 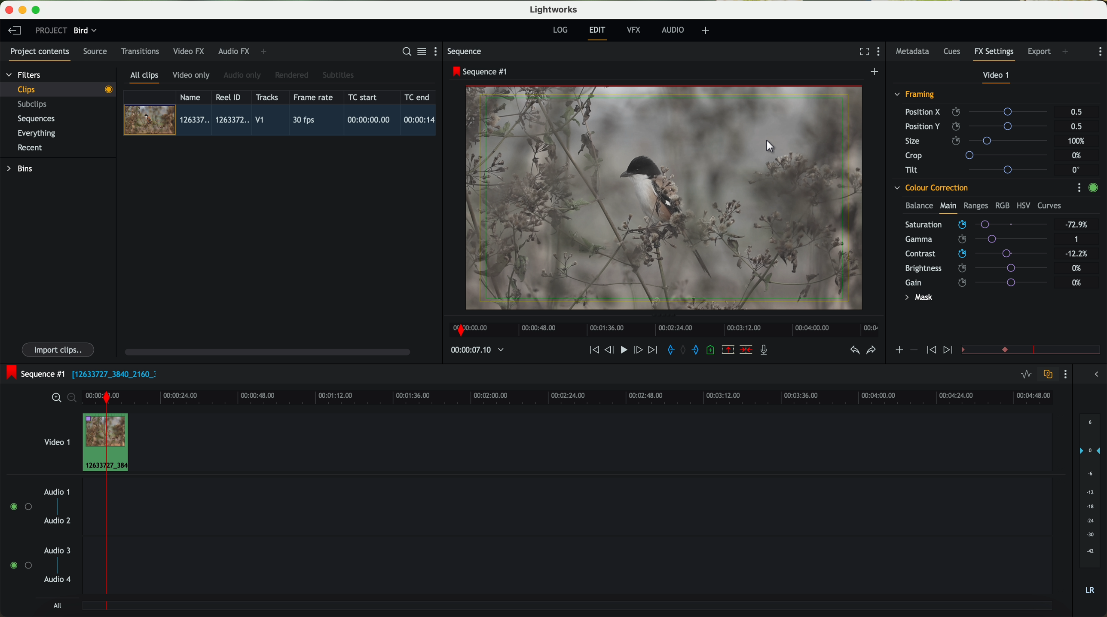 I want to click on balance, so click(x=919, y=206).